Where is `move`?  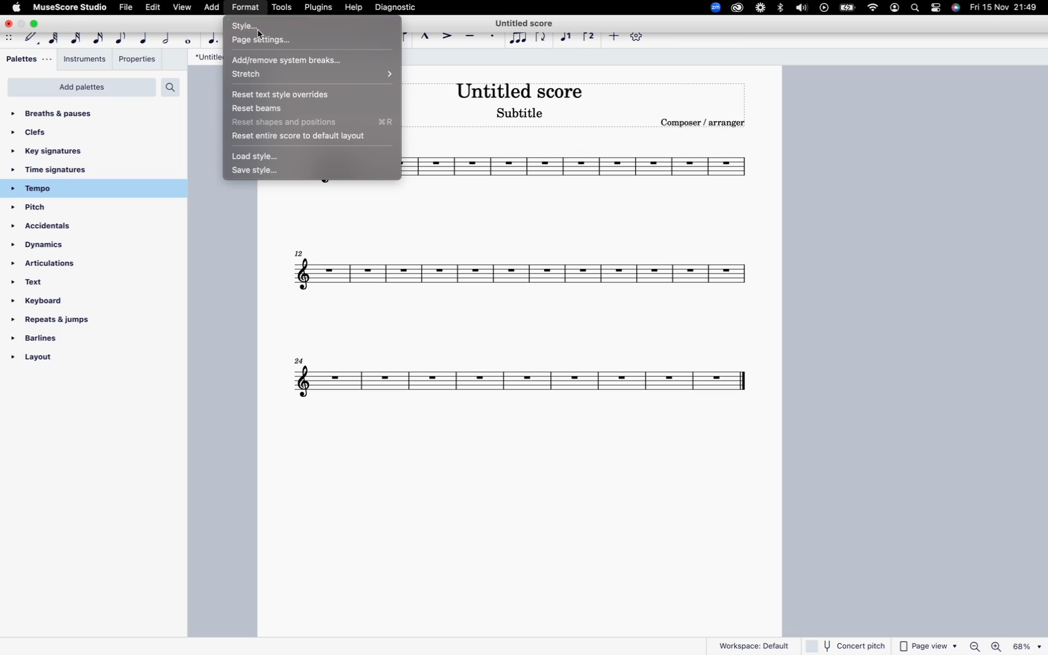 move is located at coordinates (10, 38).